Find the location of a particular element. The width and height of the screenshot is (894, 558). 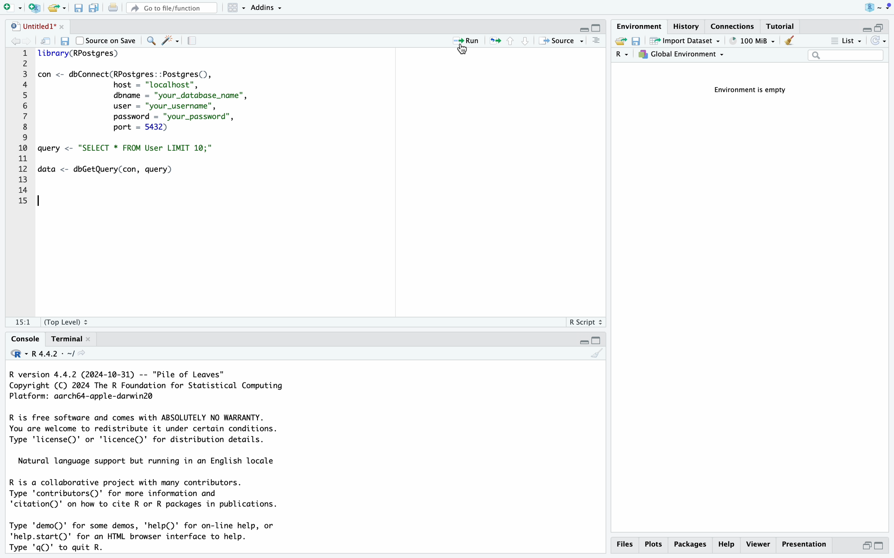

1:1 is located at coordinates (18, 323).